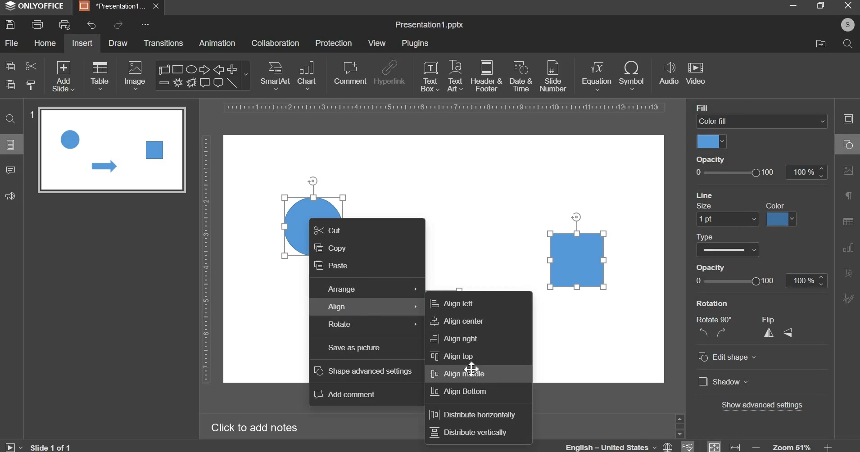 The image size is (860, 452). What do you see at coordinates (469, 432) in the screenshot?
I see `distribute vertically` at bounding box center [469, 432].